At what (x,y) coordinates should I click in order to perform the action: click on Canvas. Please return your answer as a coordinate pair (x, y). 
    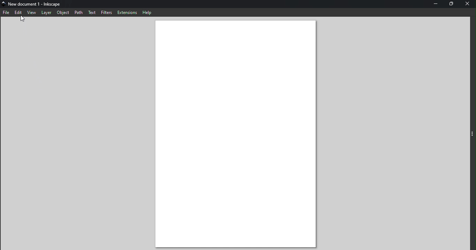
    Looking at the image, I should click on (240, 133).